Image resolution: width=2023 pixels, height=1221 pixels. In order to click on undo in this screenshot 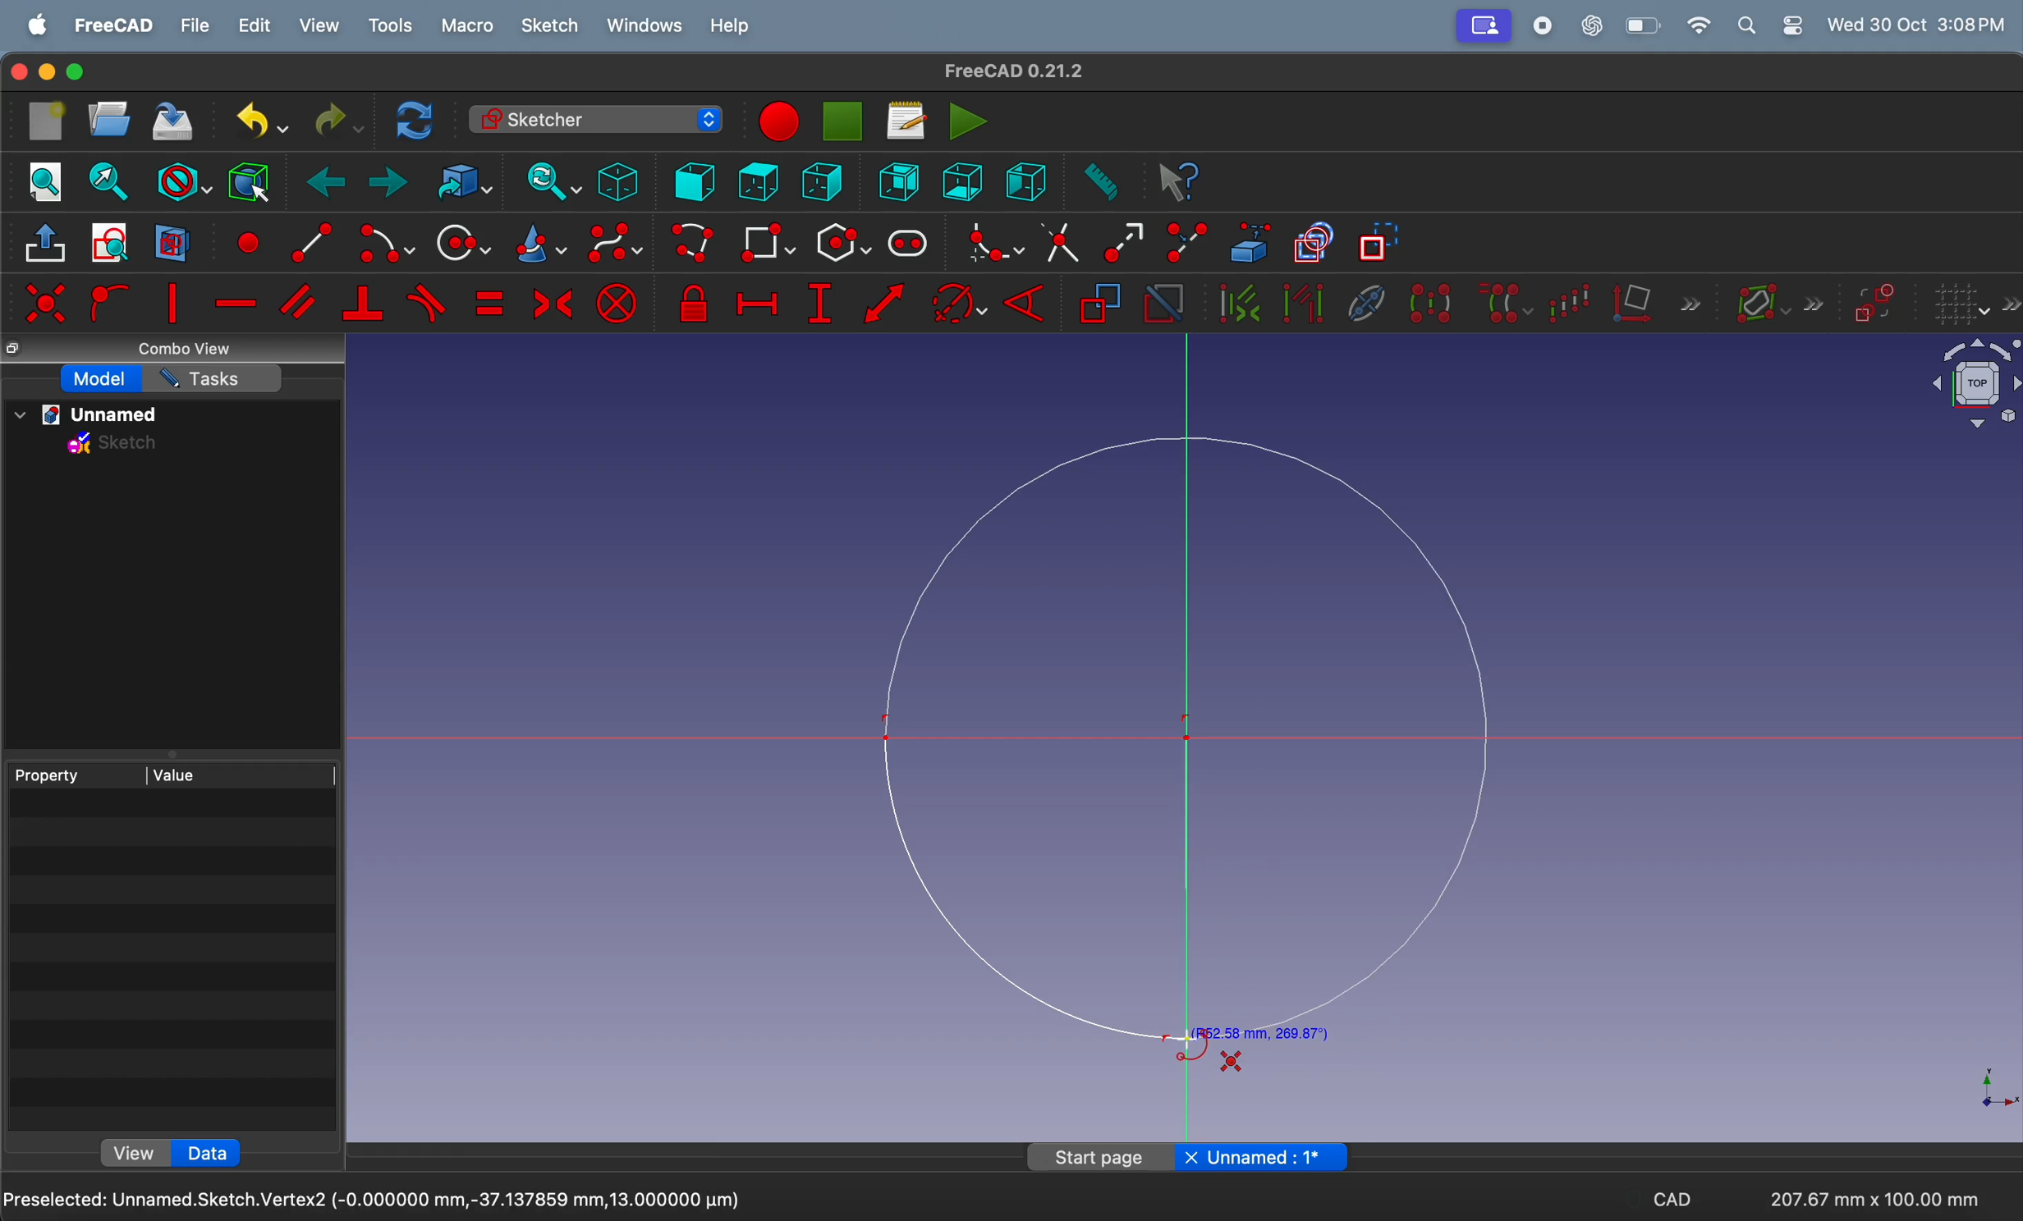, I will do `click(255, 121)`.